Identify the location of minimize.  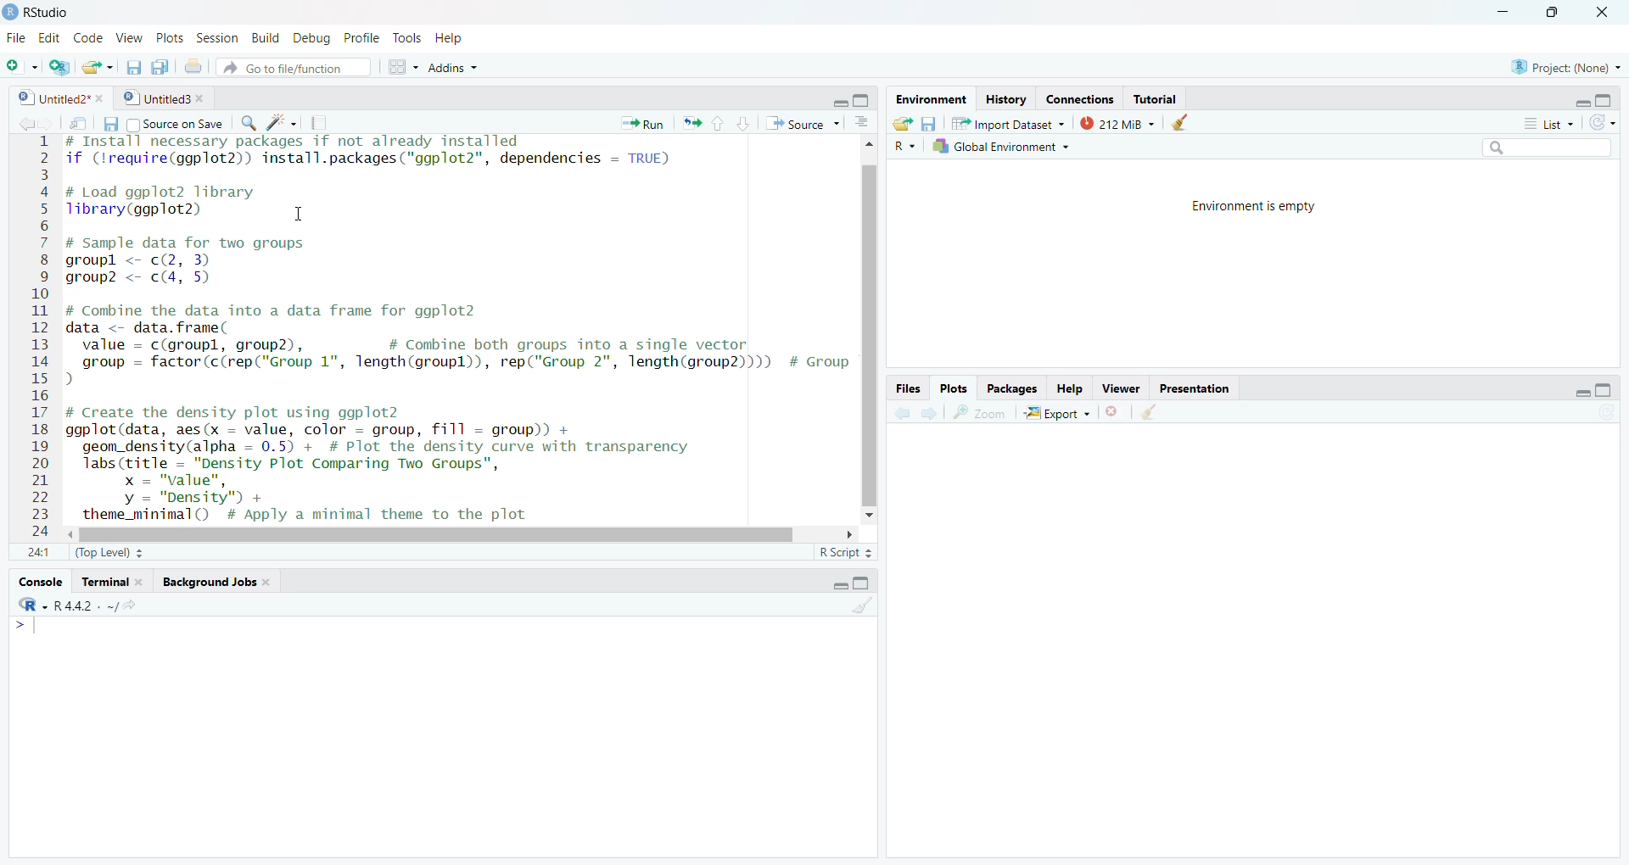
(1504, 12).